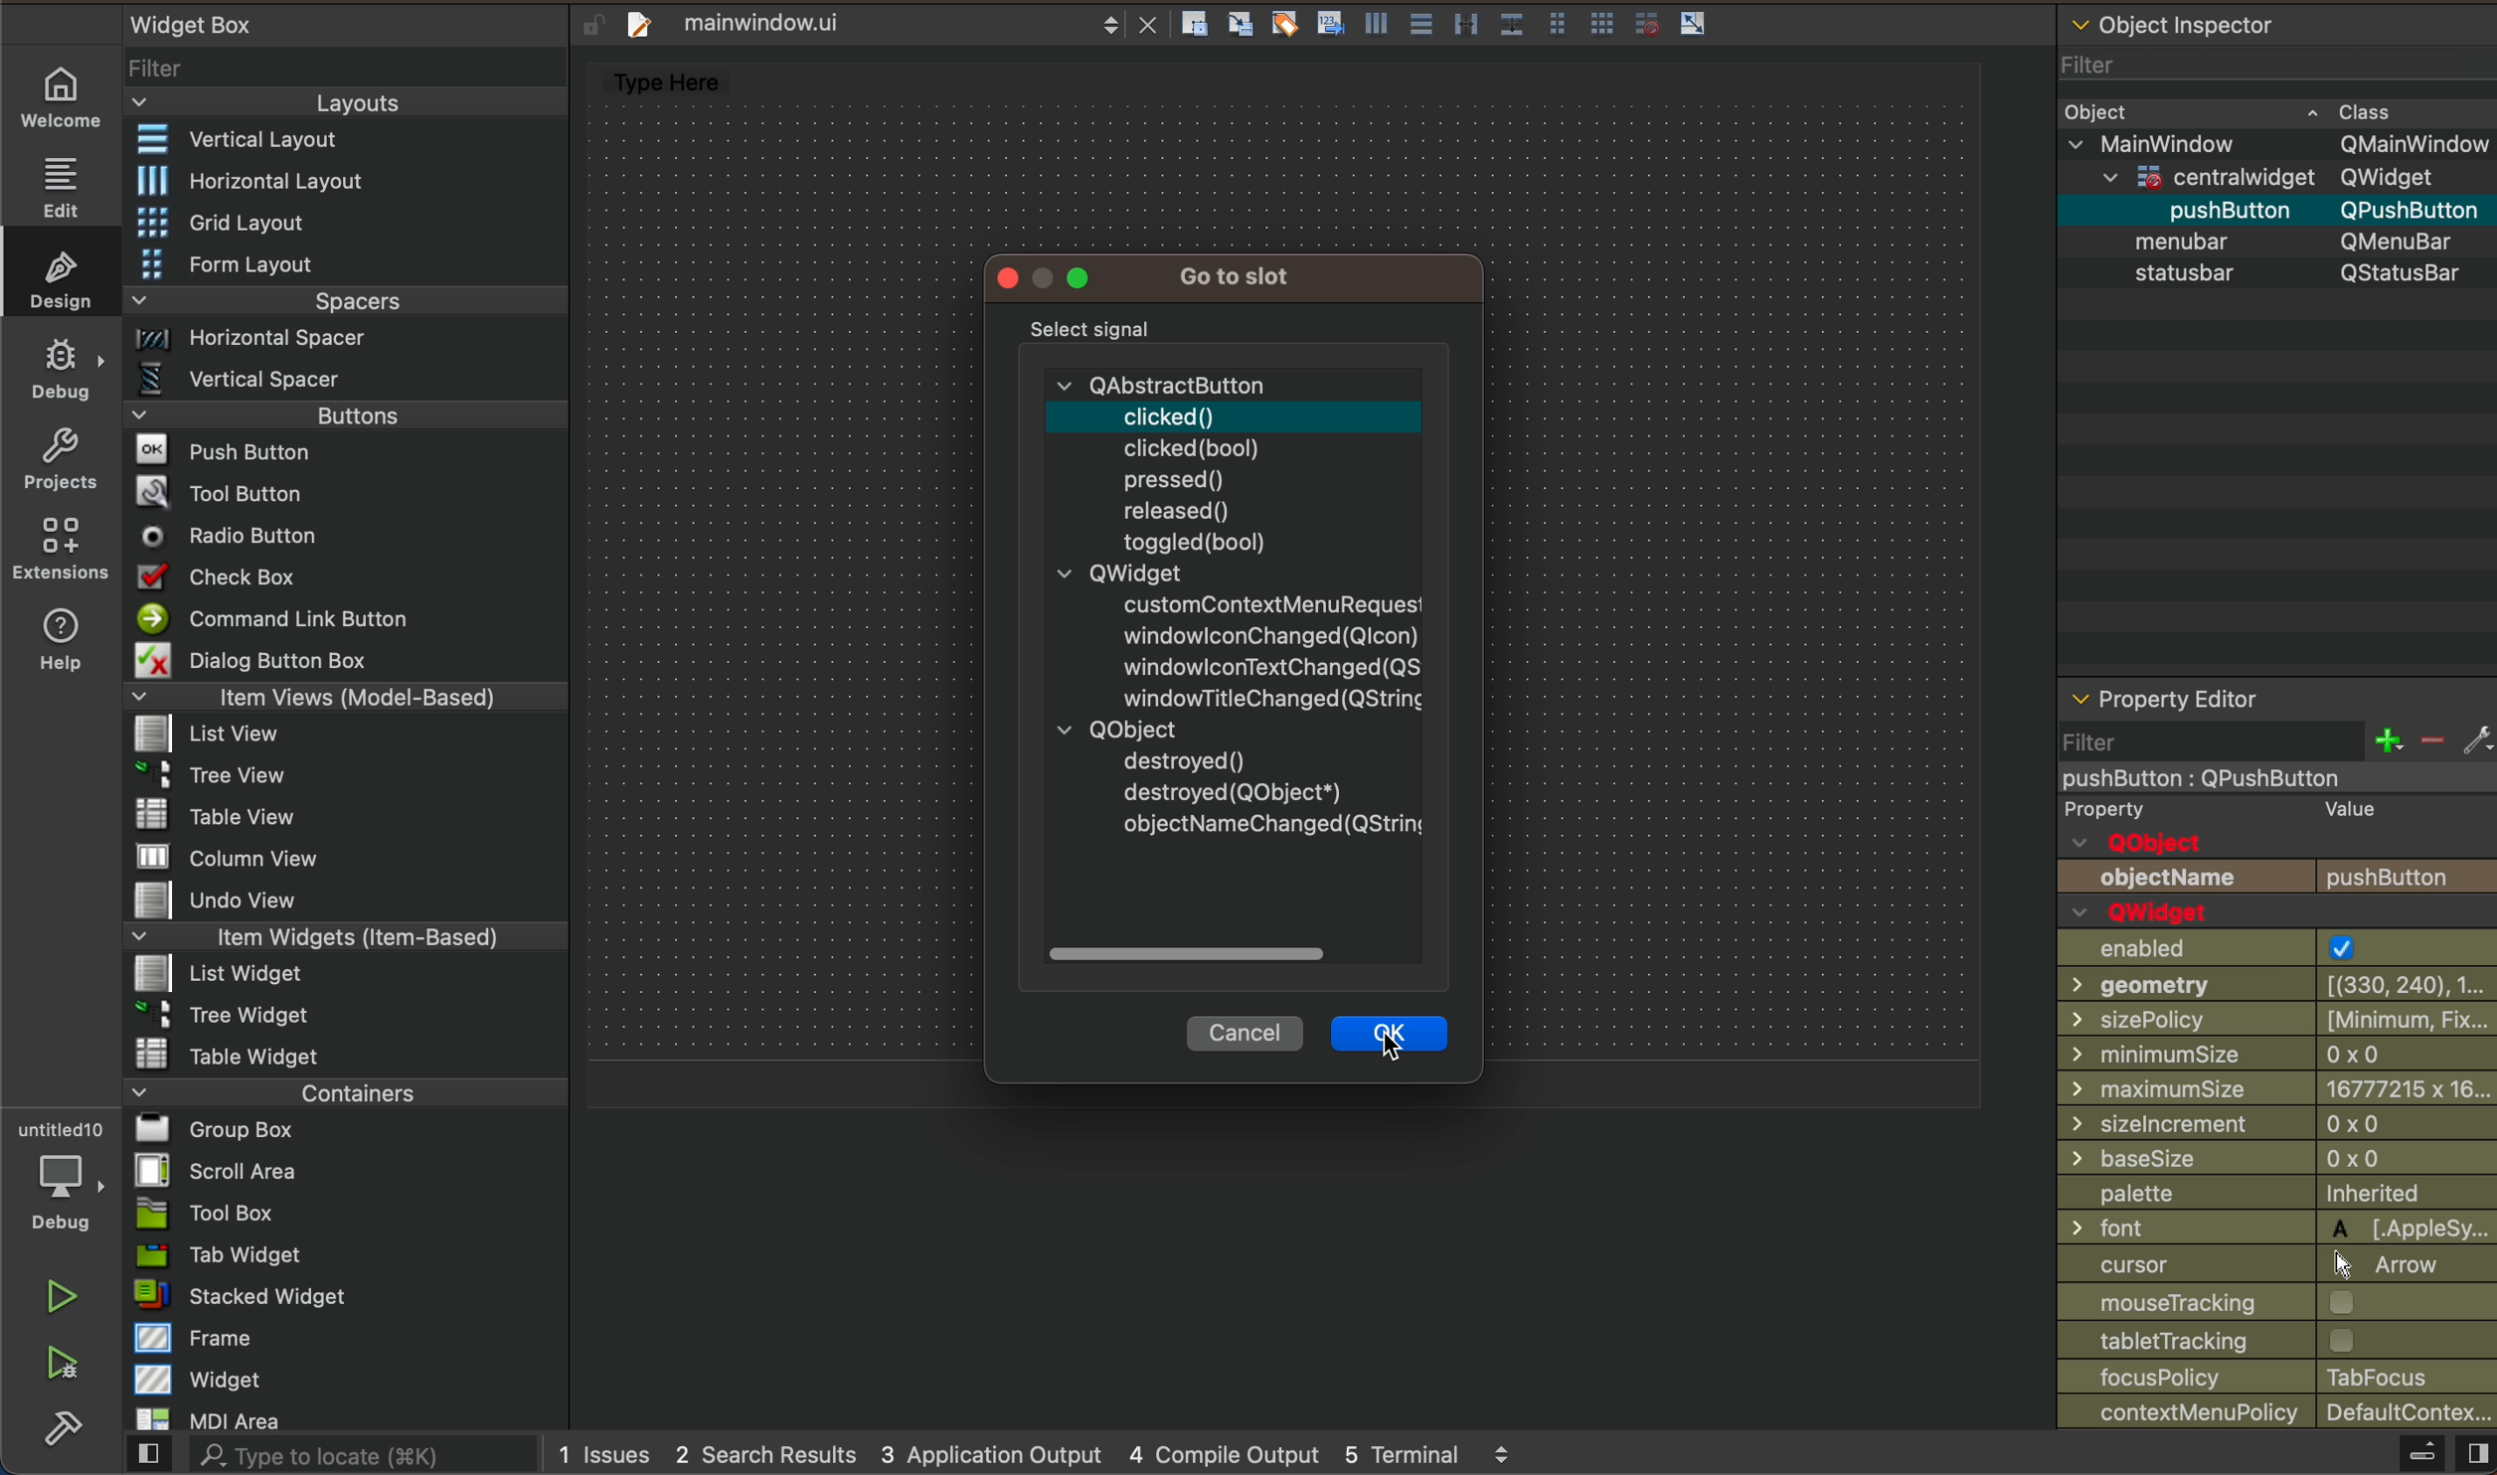 Image resolution: width=2497 pixels, height=1475 pixels. Describe the element at coordinates (2278, 1341) in the screenshot. I see `tracking` at that location.